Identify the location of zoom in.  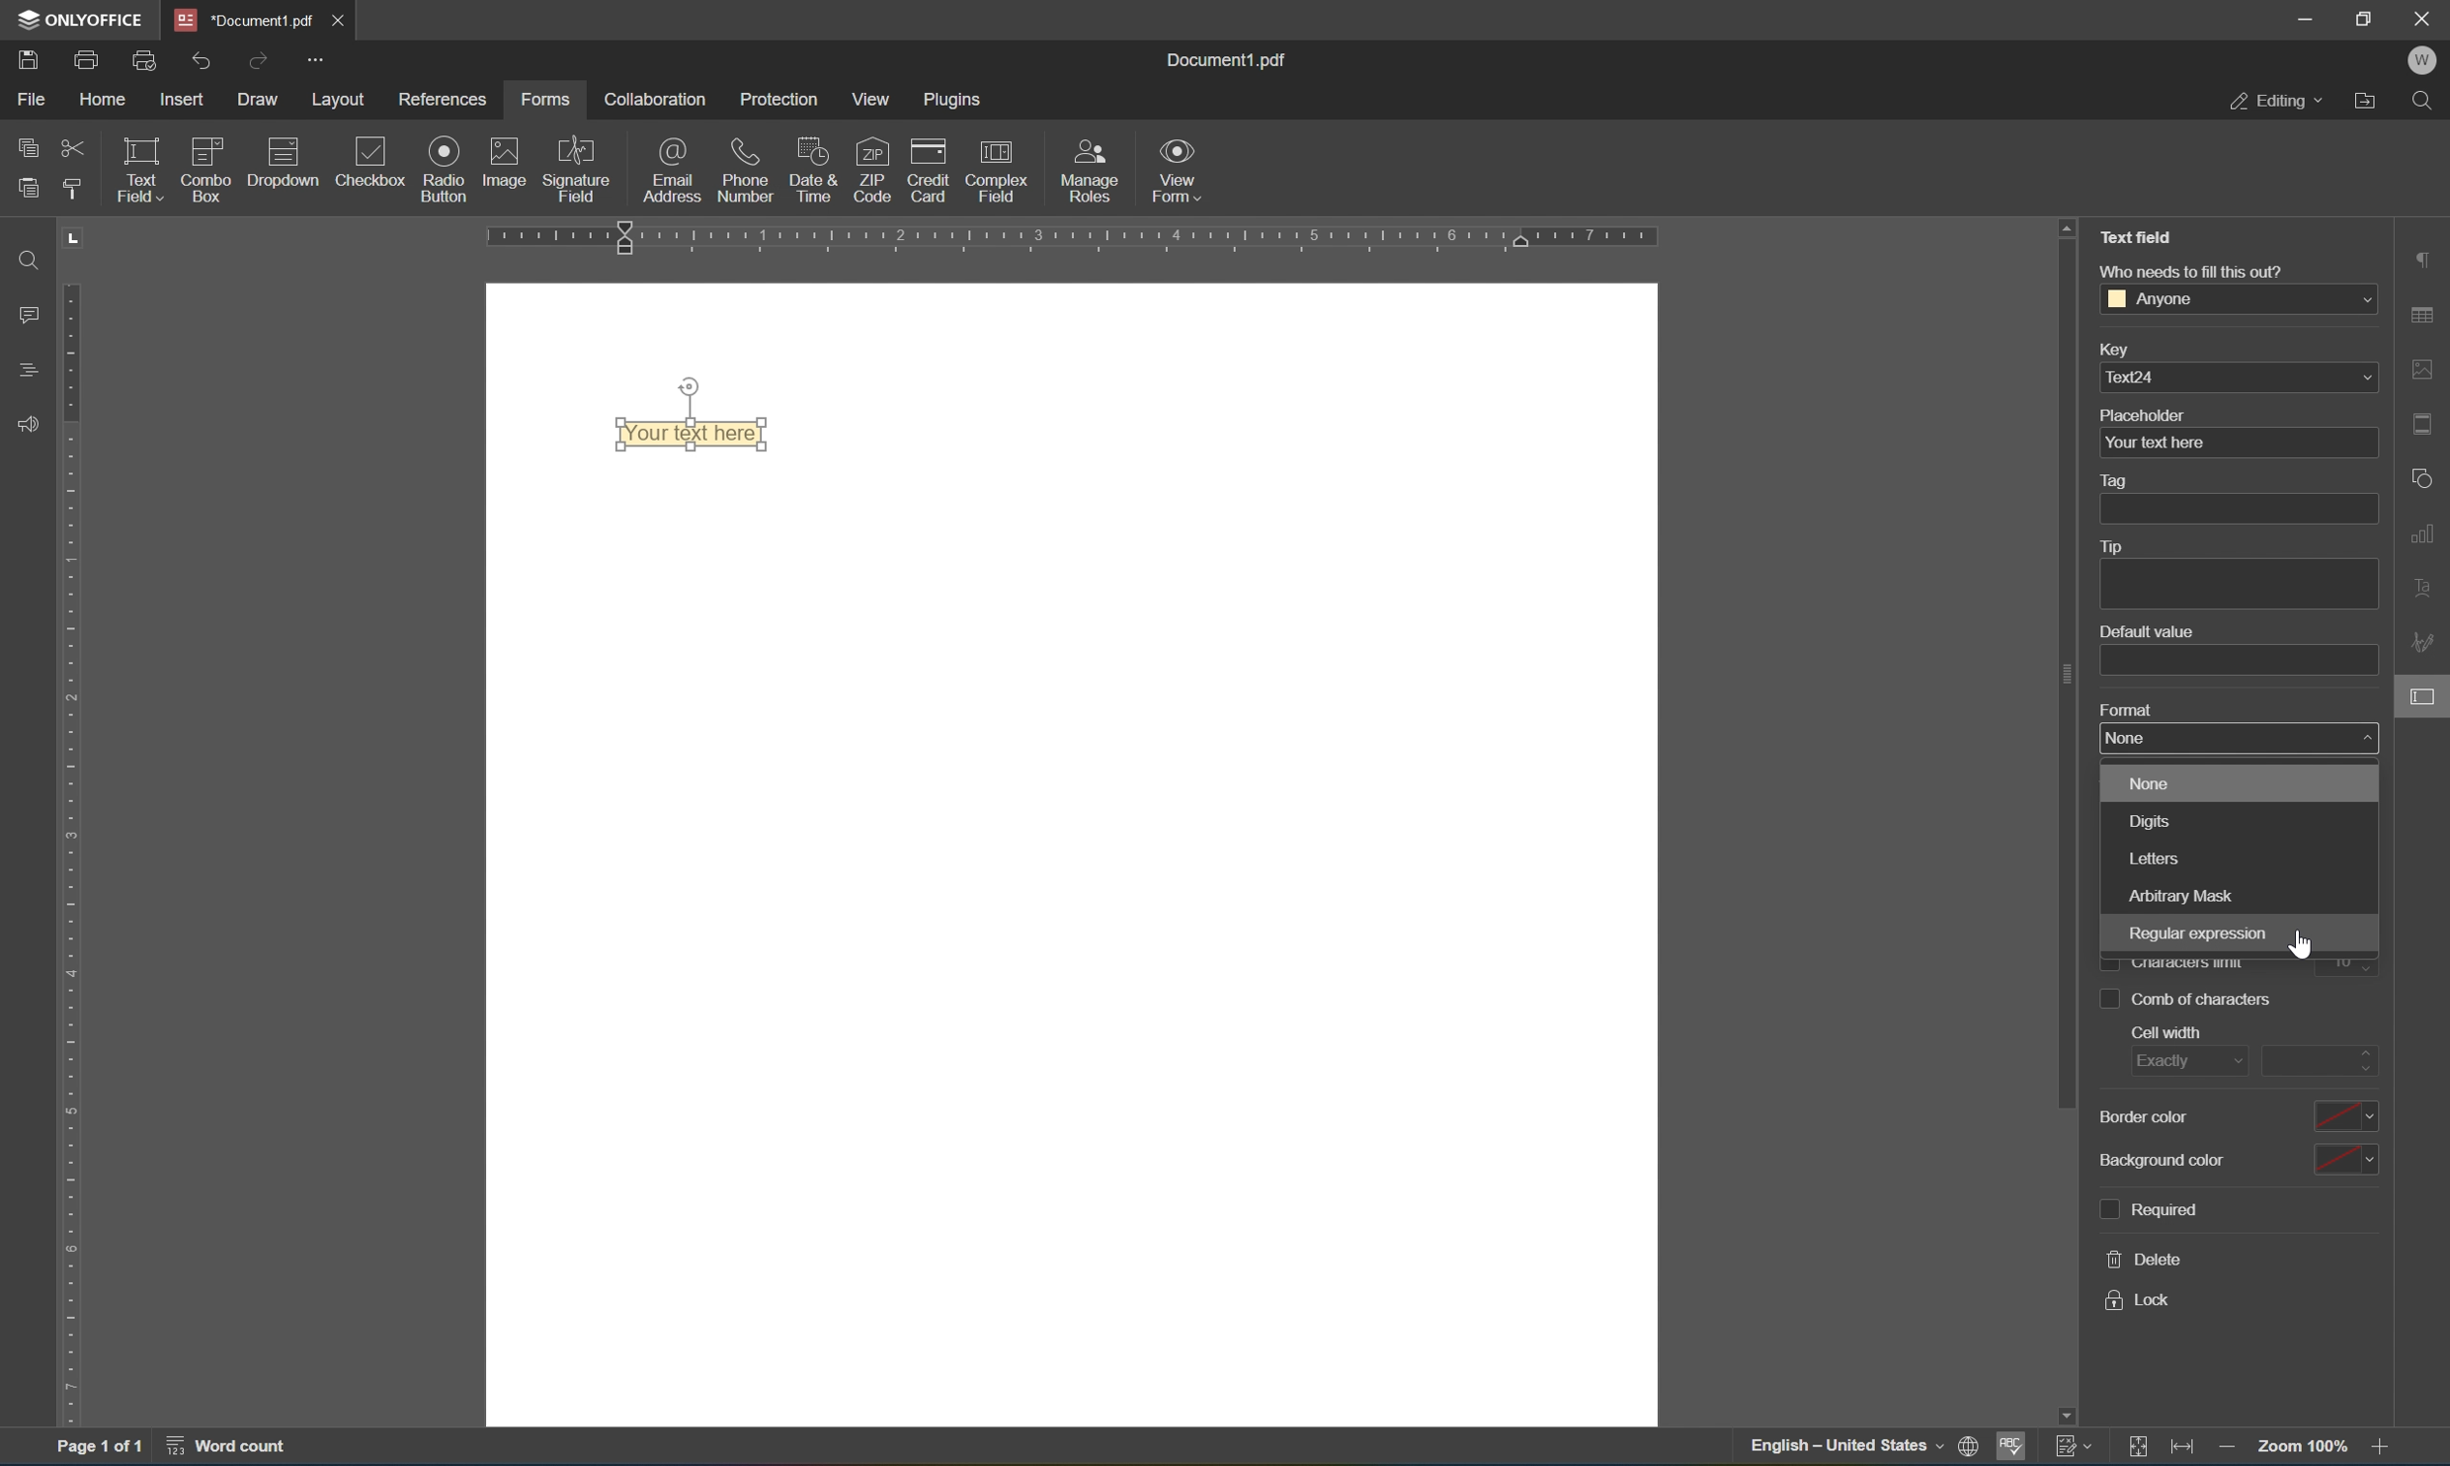
(2387, 1448).